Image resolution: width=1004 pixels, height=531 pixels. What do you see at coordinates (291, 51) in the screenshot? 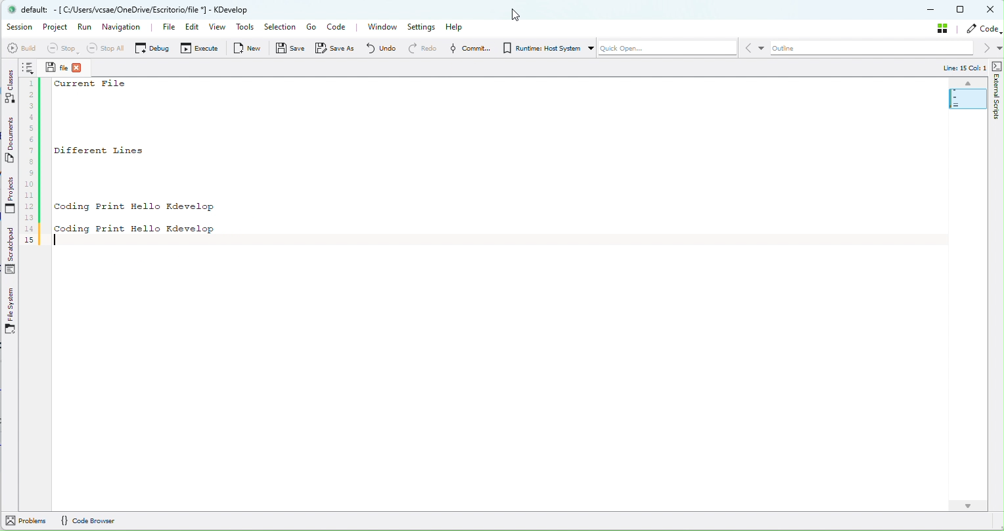
I see `Save` at bounding box center [291, 51].